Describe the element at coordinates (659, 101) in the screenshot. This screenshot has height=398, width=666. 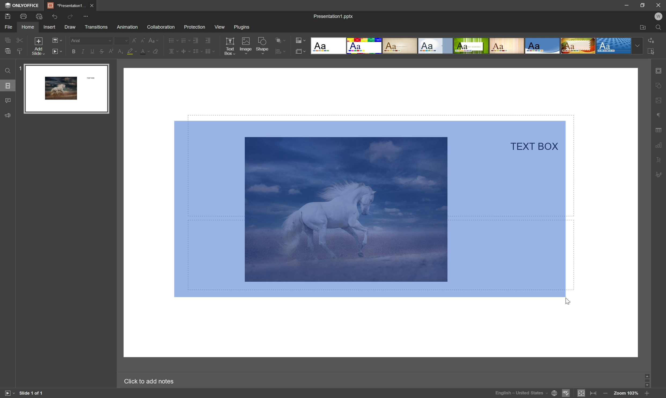
I see `image settings` at that location.